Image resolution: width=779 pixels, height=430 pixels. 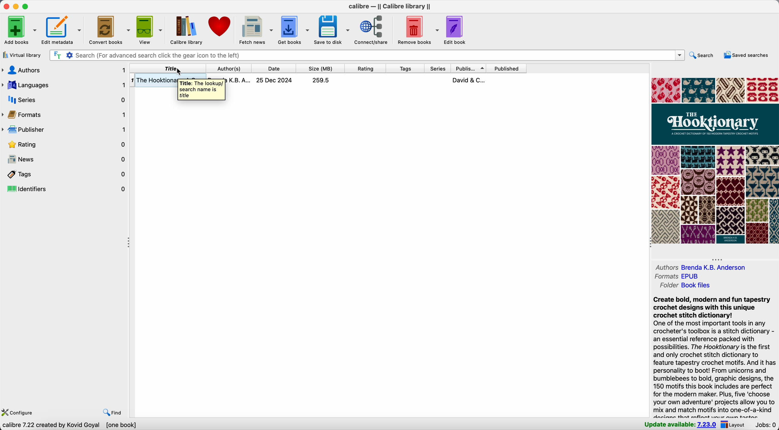 What do you see at coordinates (65, 100) in the screenshot?
I see `series` at bounding box center [65, 100].